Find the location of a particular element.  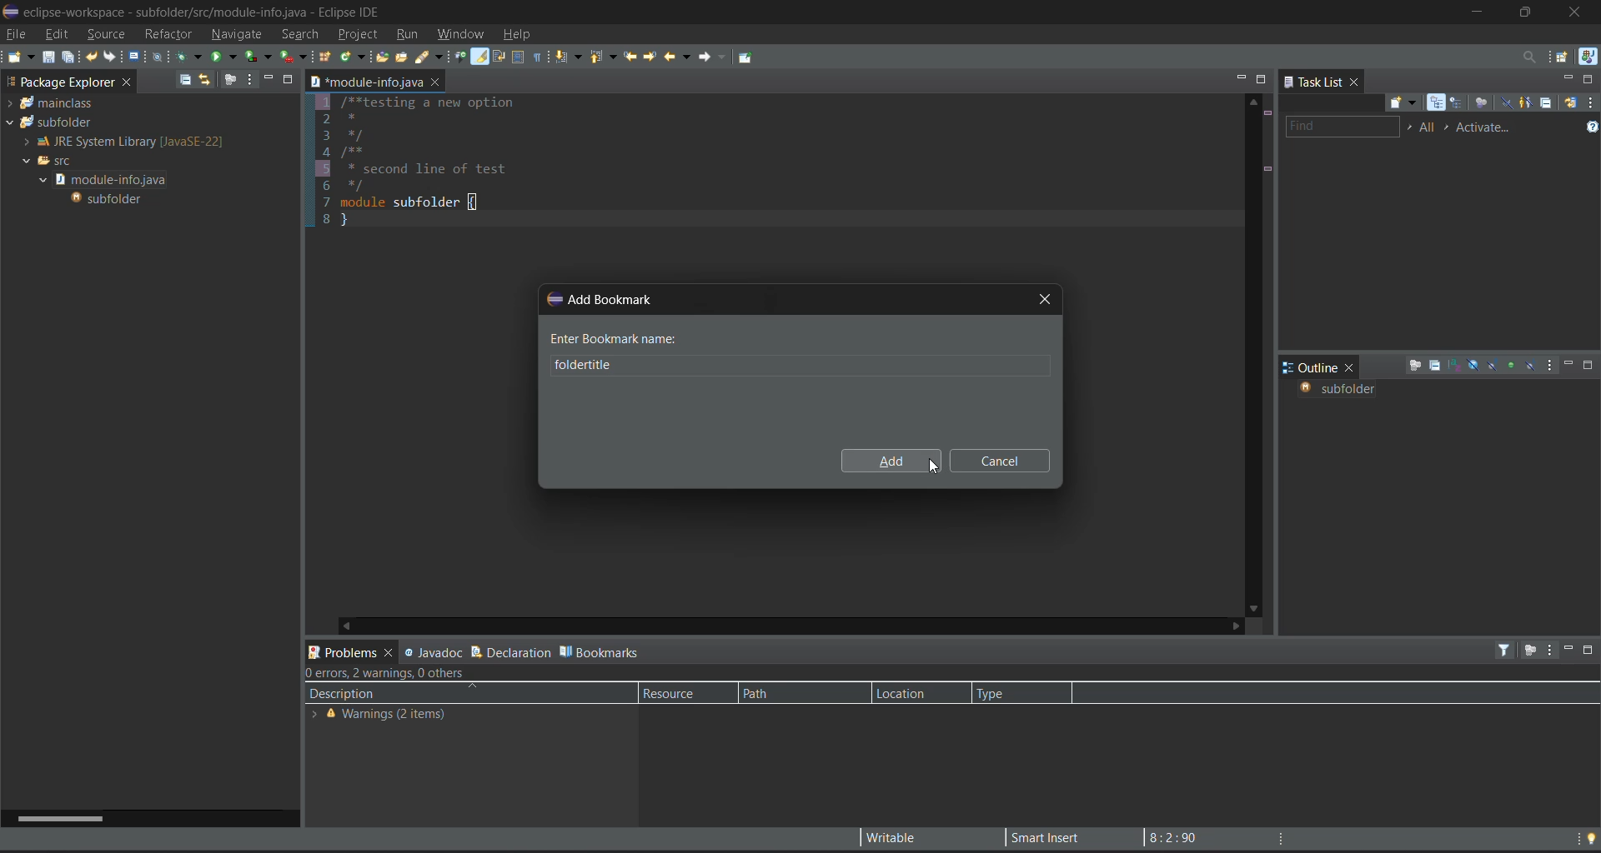

minimize is located at coordinates (1478, 11).